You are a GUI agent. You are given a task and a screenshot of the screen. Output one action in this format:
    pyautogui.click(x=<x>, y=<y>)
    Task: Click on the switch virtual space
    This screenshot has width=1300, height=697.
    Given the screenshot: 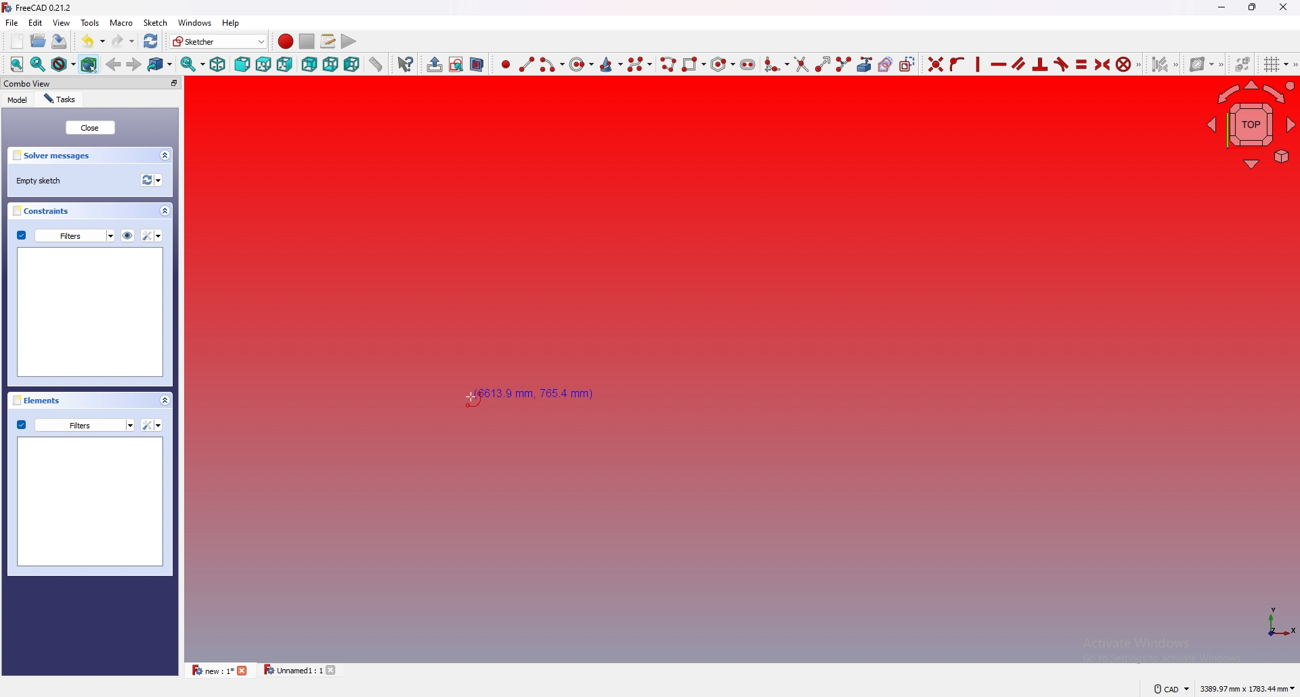 What is the action you would take?
    pyautogui.click(x=1242, y=64)
    